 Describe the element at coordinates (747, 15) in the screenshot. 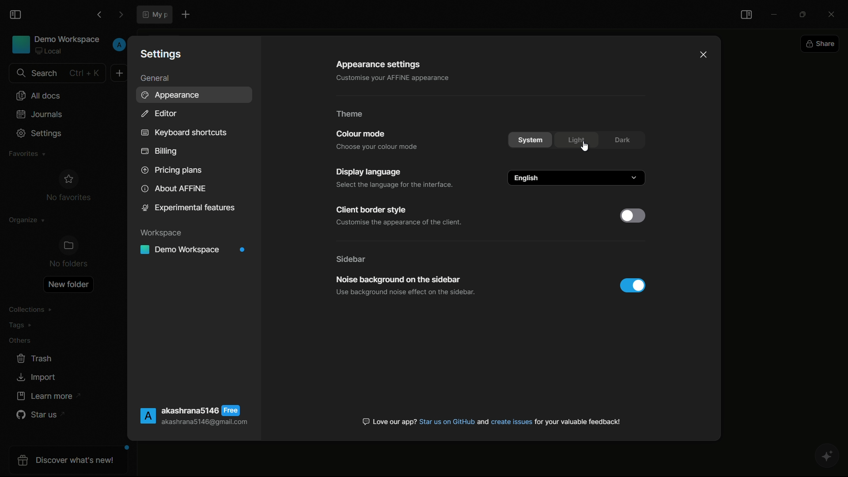

I see `toggle sidebar` at that location.